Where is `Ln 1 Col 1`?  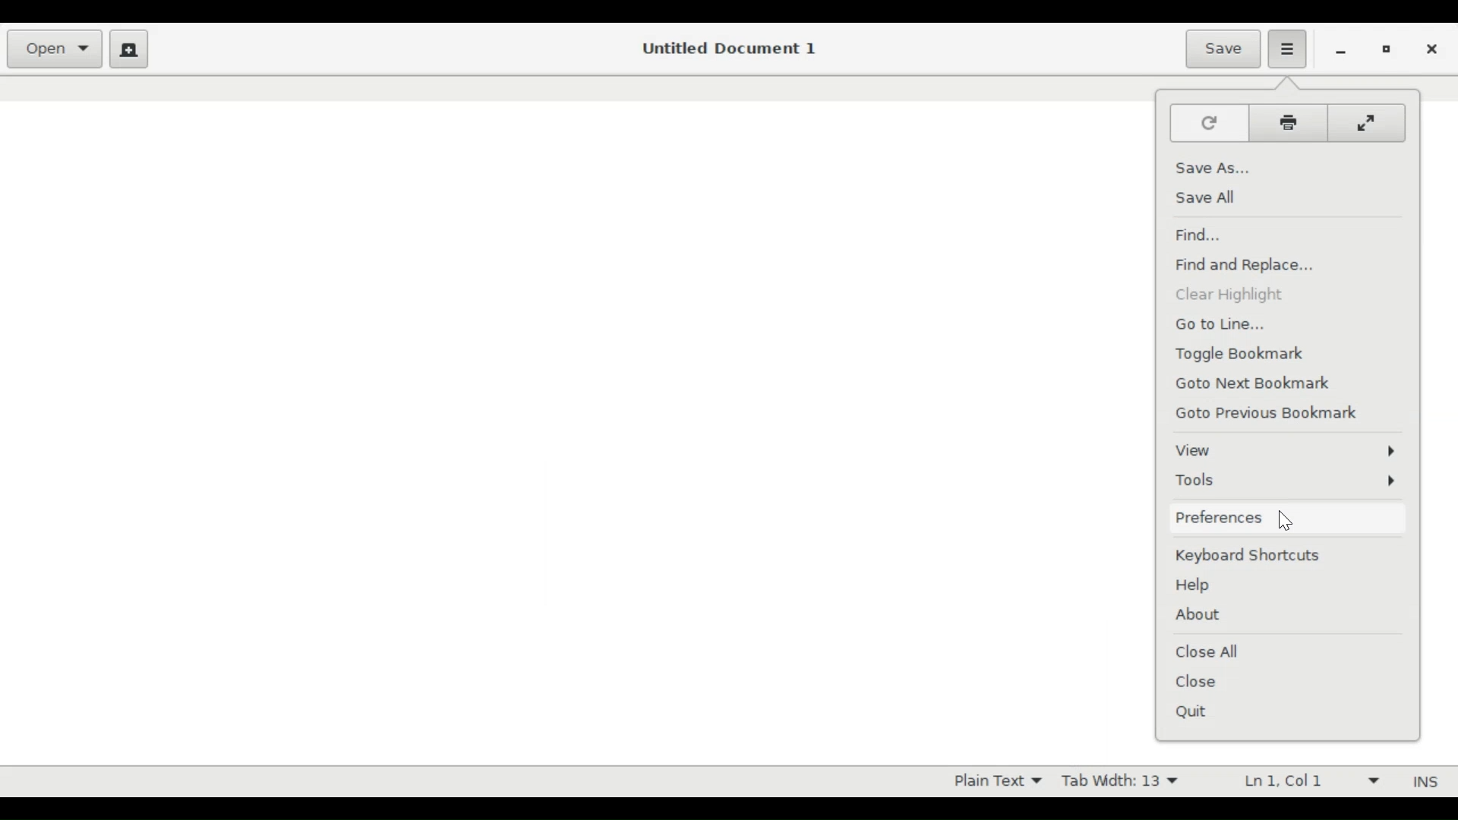
Ln 1 Col 1 is located at coordinates (1310, 782).